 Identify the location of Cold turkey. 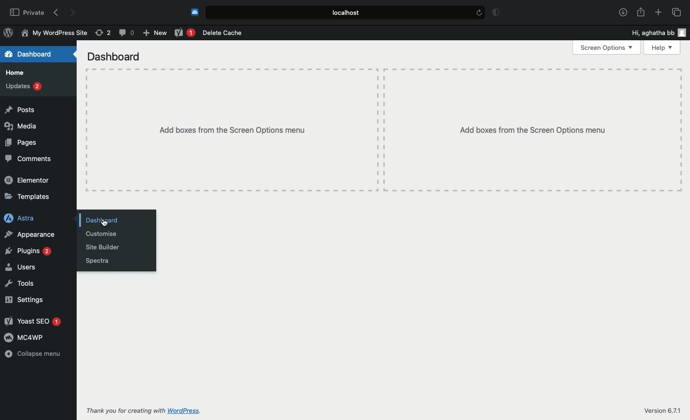
(195, 12).